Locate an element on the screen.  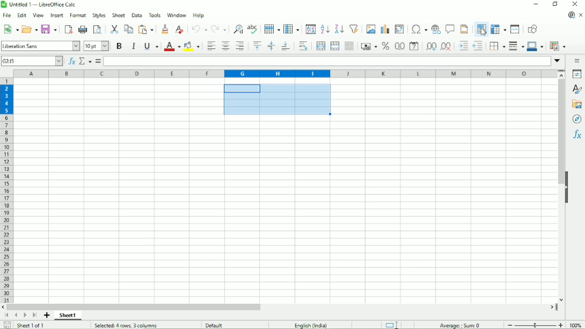
Column is located at coordinates (292, 28).